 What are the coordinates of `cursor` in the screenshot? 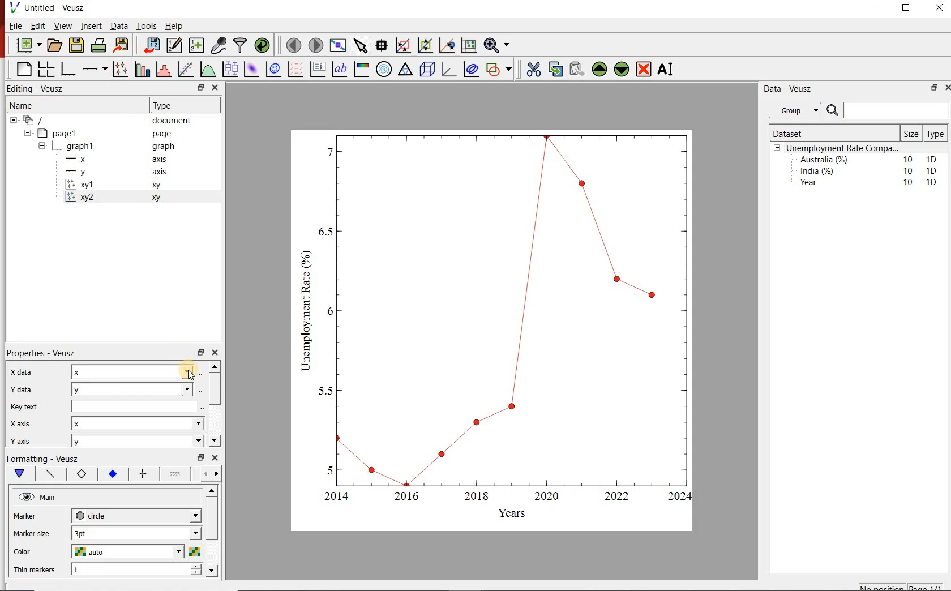 It's located at (192, 380).